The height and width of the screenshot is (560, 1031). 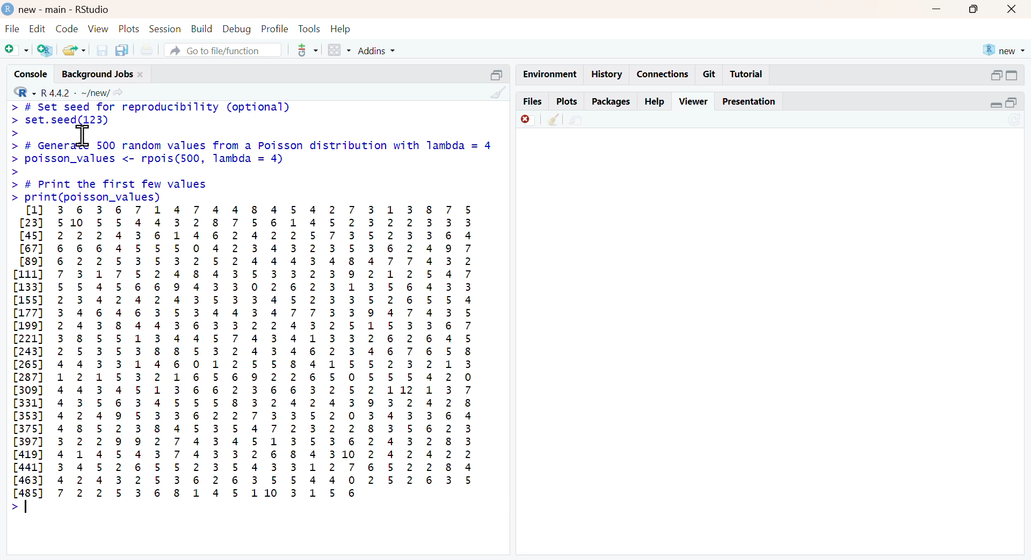 What do you see at coordinates (710, 74) in the screenshot?
I see `git` at bounding box center [710, 74].